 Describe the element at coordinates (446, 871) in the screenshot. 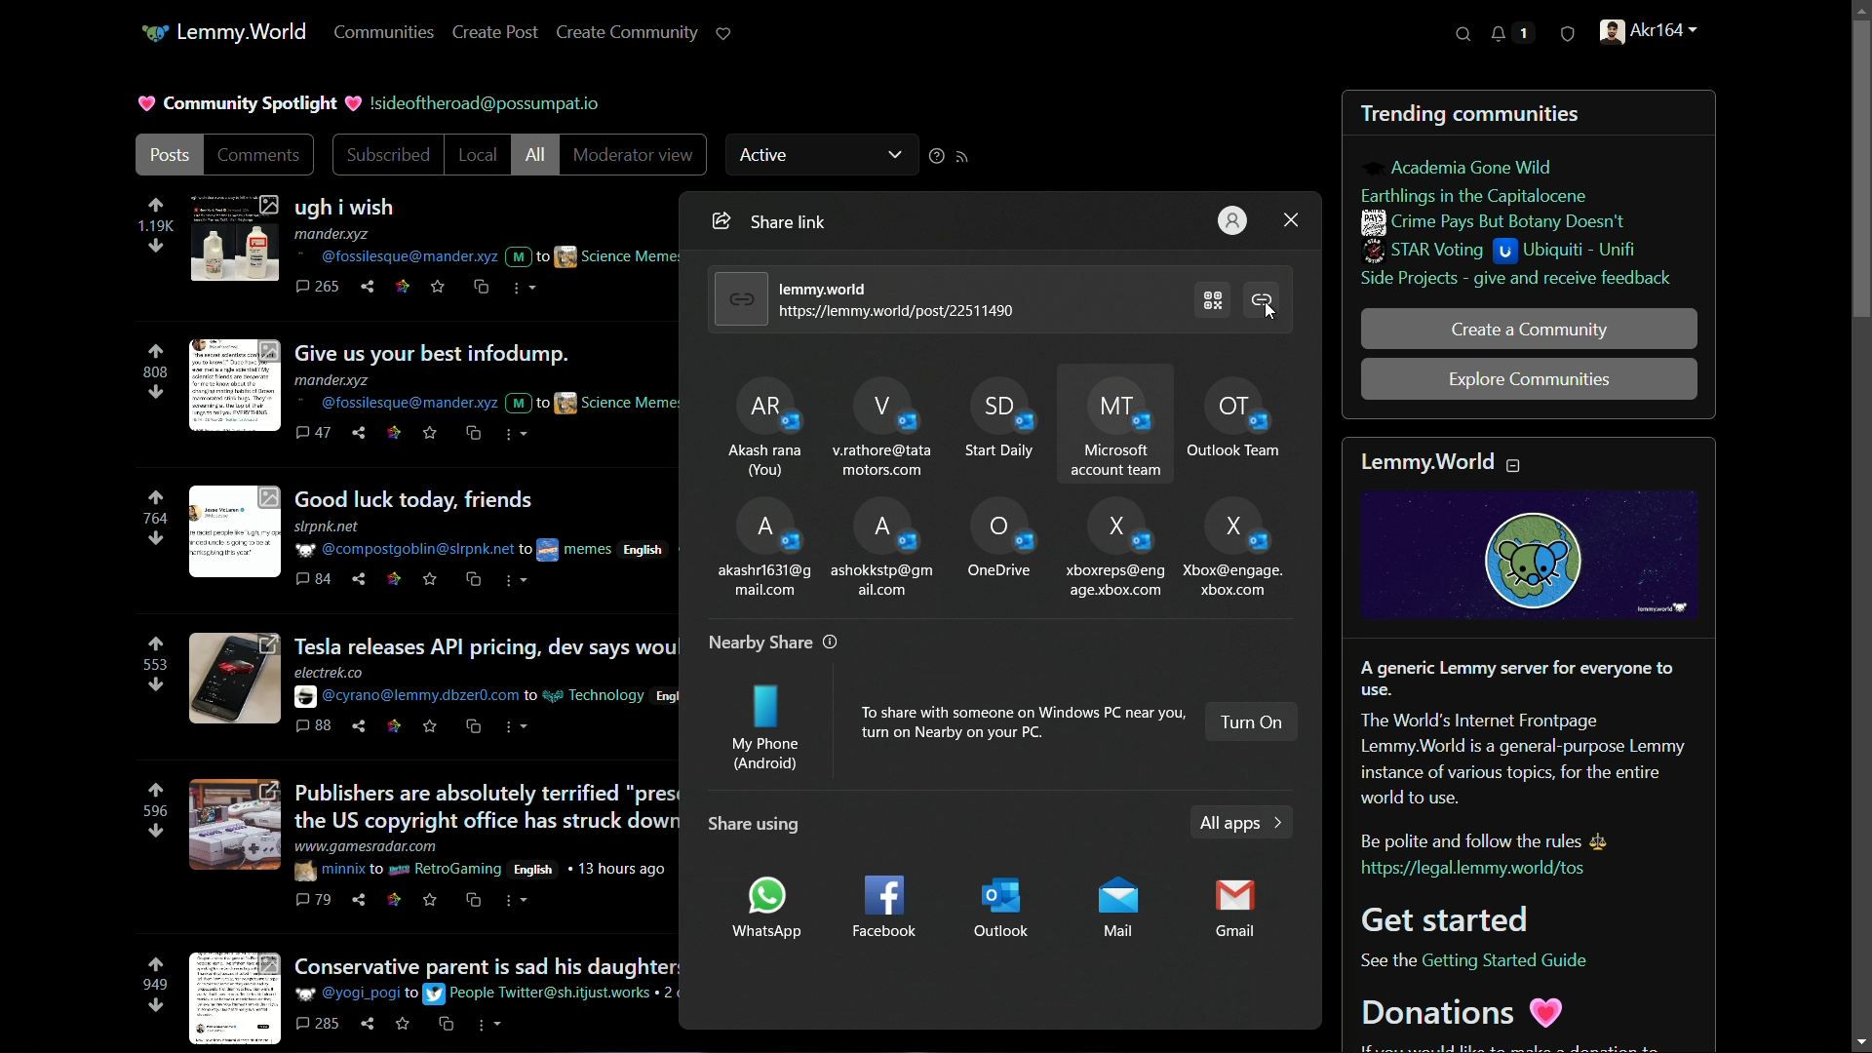

I see `retrogaming` at that location.